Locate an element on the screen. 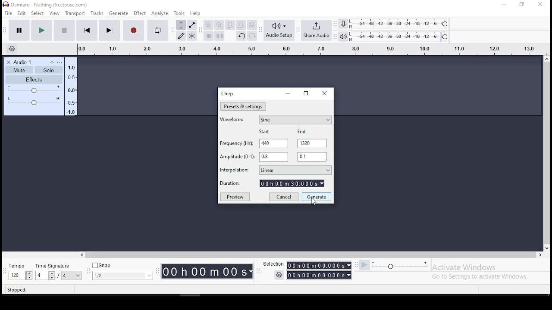 The height and width of the screenshot is (310, 552). open menu is located at coordinates (60, 62).